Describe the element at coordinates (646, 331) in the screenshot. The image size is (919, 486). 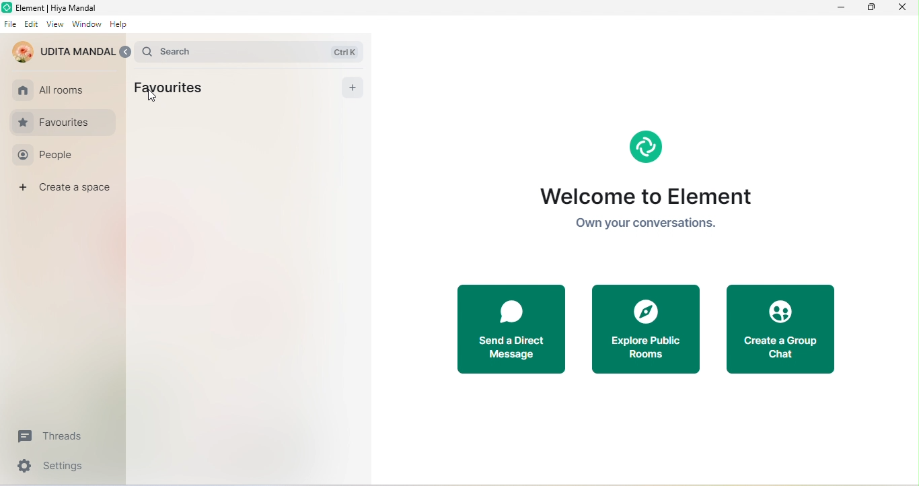
I see `explore public rooms` at that location.